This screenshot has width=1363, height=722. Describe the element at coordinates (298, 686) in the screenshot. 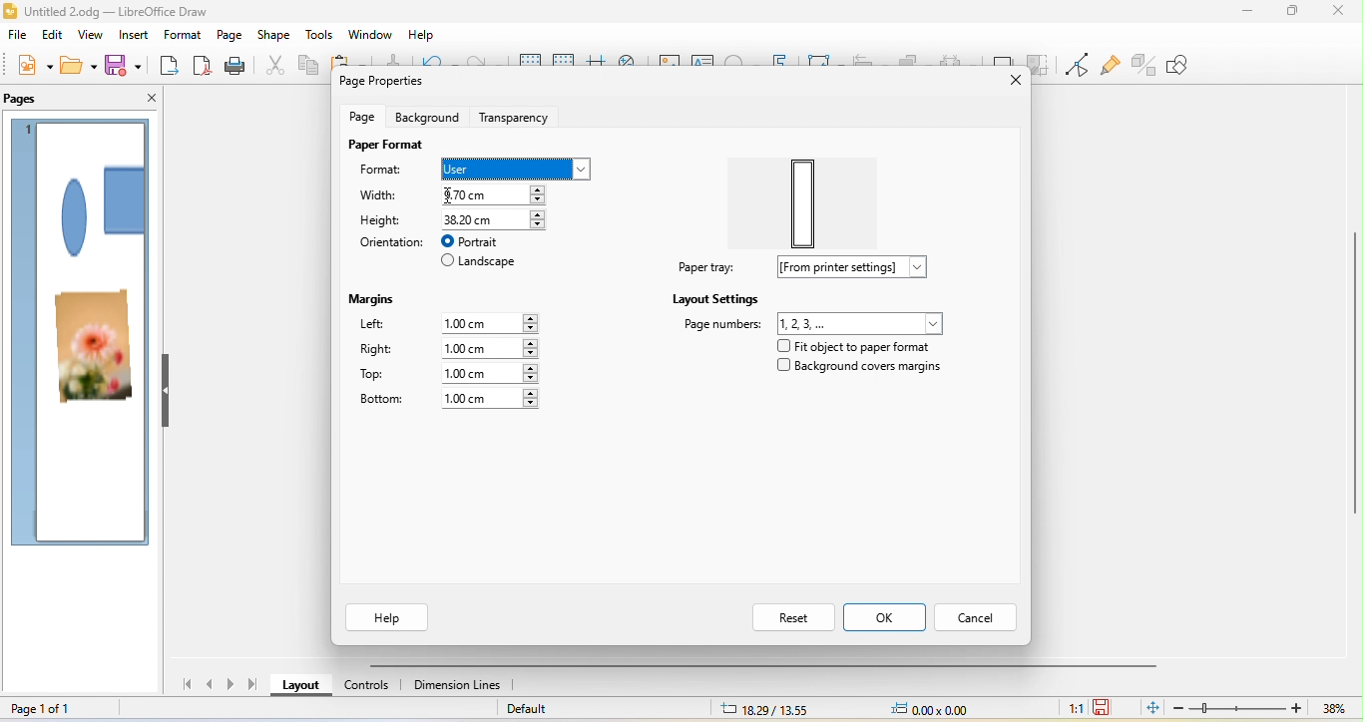

I see `layout` at that location.